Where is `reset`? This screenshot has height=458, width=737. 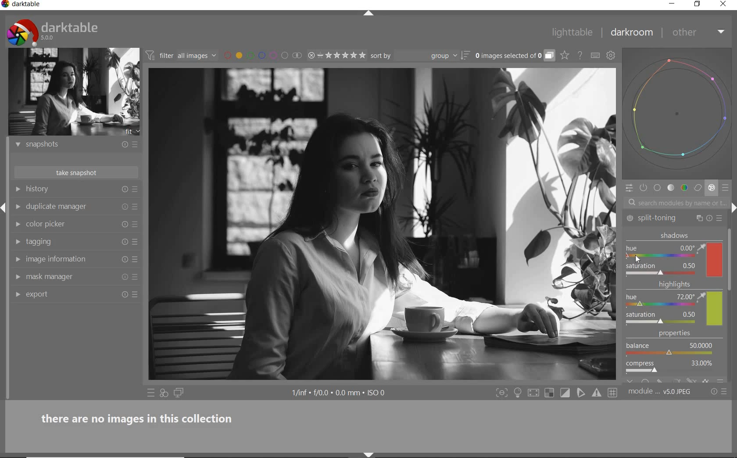 reset is located at coordinates (710, 218).